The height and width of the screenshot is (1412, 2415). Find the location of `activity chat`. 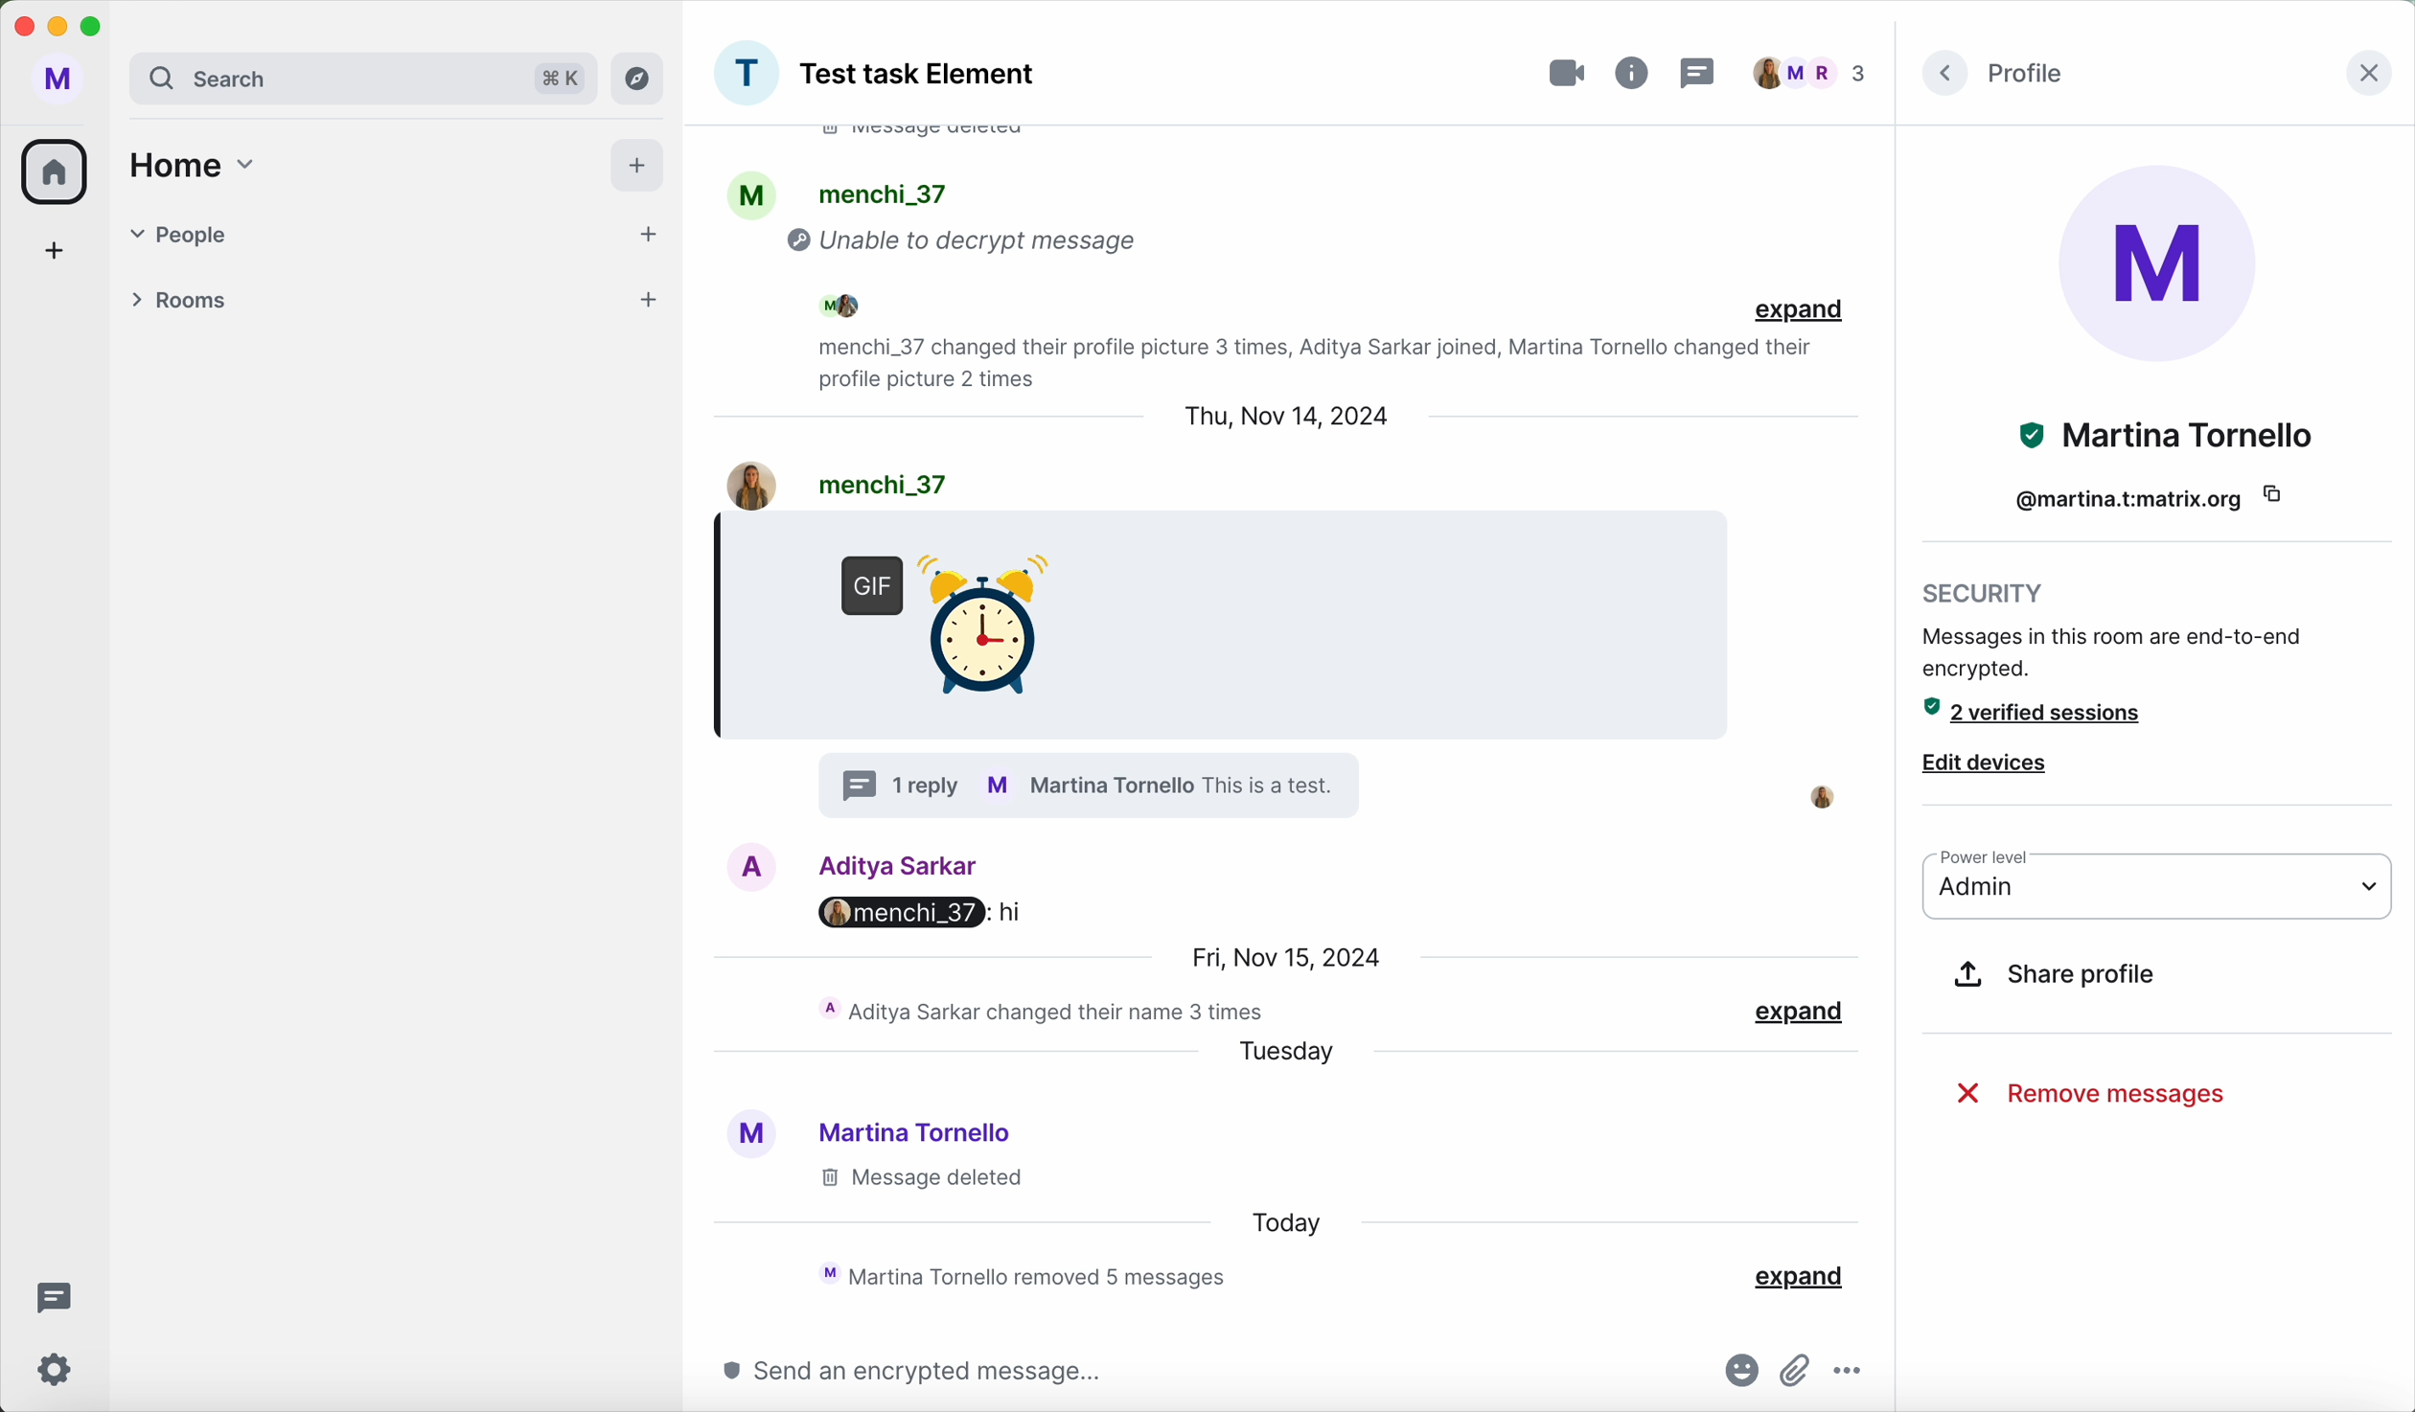

activity chat is located at coordinates (1305, 362).